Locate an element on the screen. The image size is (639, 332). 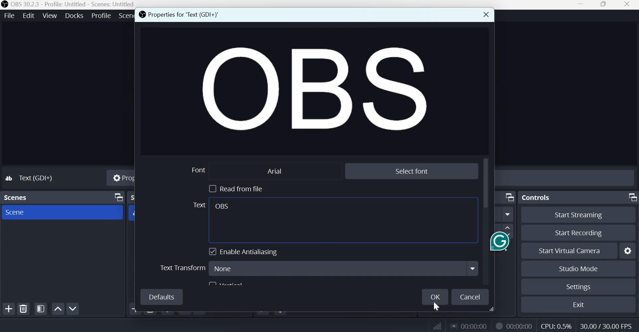
30.00/30.00 FPS is located at coordinates (605, 326).